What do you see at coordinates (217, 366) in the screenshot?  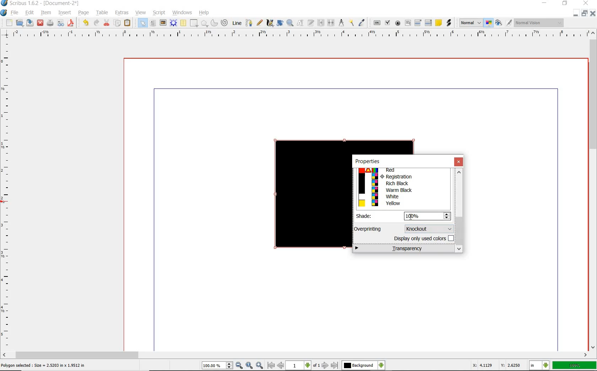 I see `select current zoom level` at bounding box center [217, 366].